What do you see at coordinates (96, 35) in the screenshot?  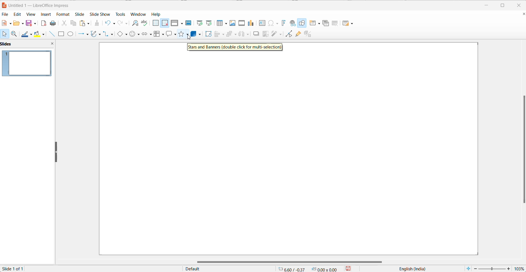 I see `curve and polygons` at bounding box center [96, 35].